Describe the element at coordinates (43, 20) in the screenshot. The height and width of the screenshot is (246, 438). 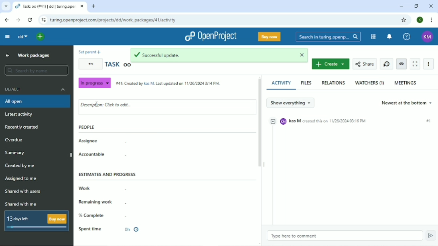
I see `View site information` at that location.